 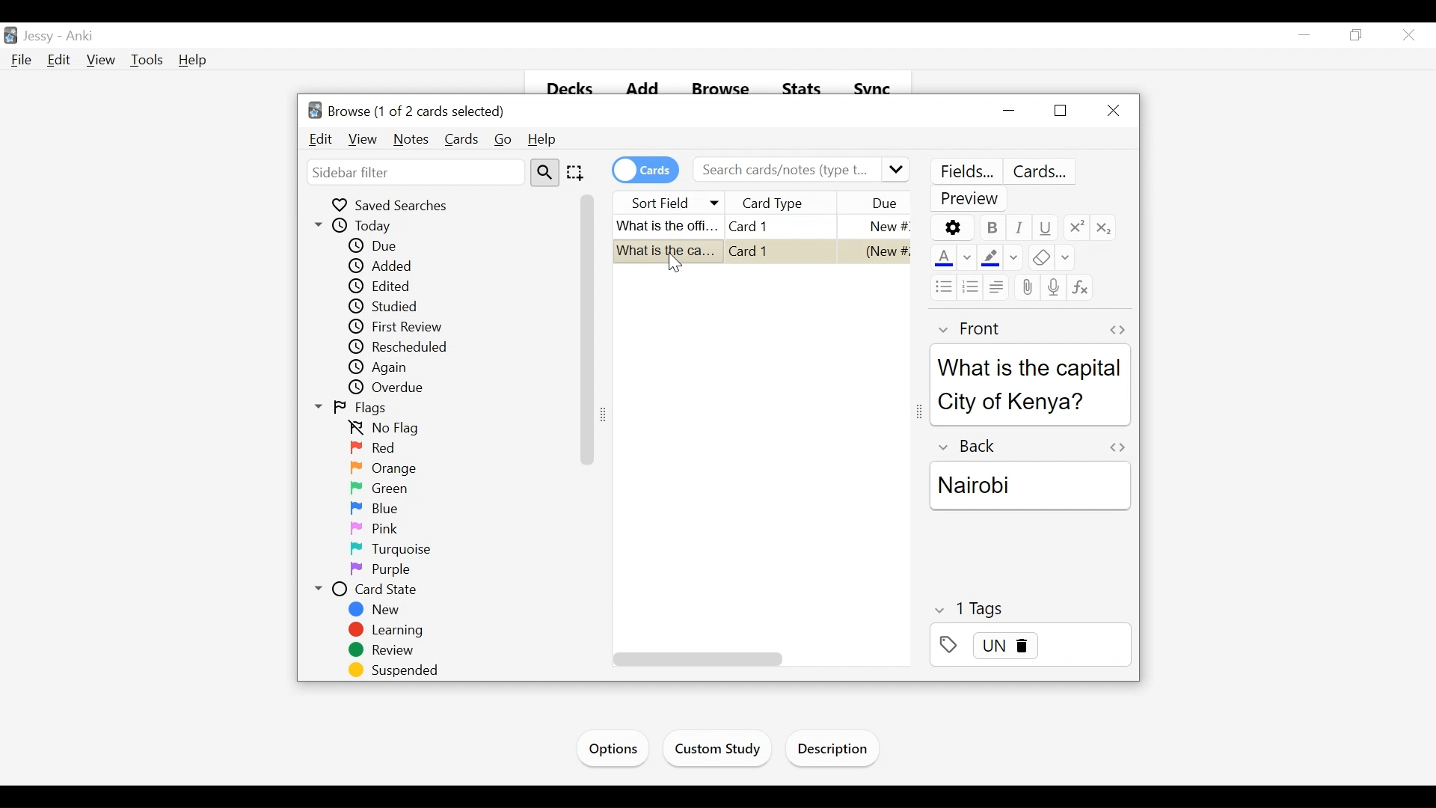 I want to click on User Nmae, so click(x=42, y=37).